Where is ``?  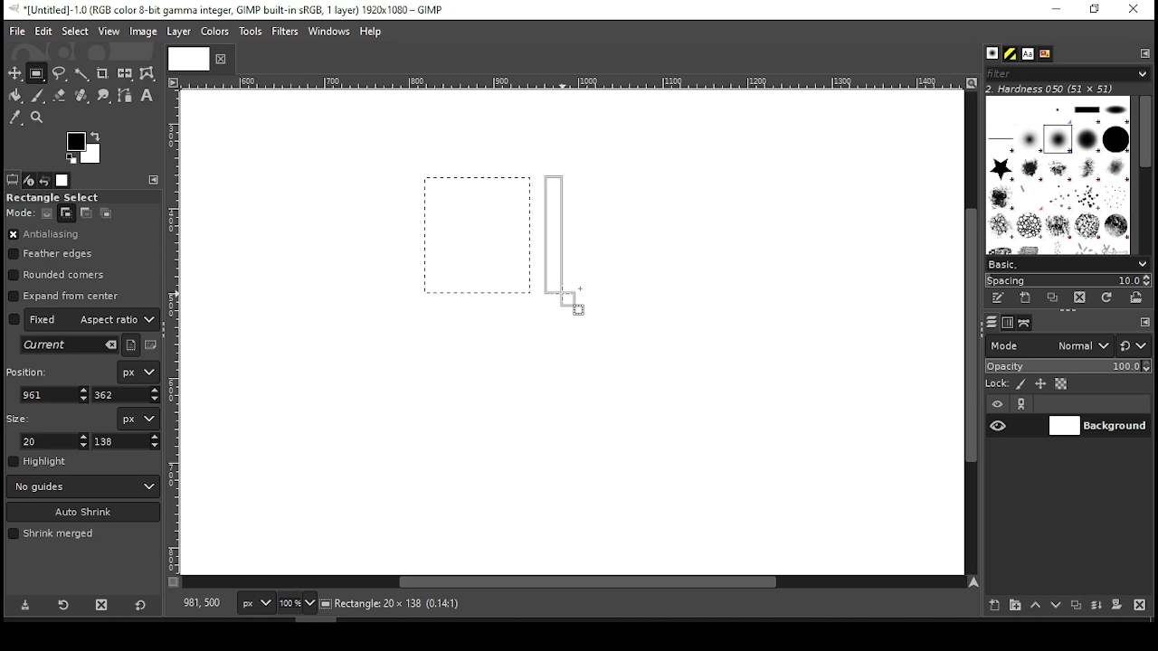
 is located at coordinates (185, 58).